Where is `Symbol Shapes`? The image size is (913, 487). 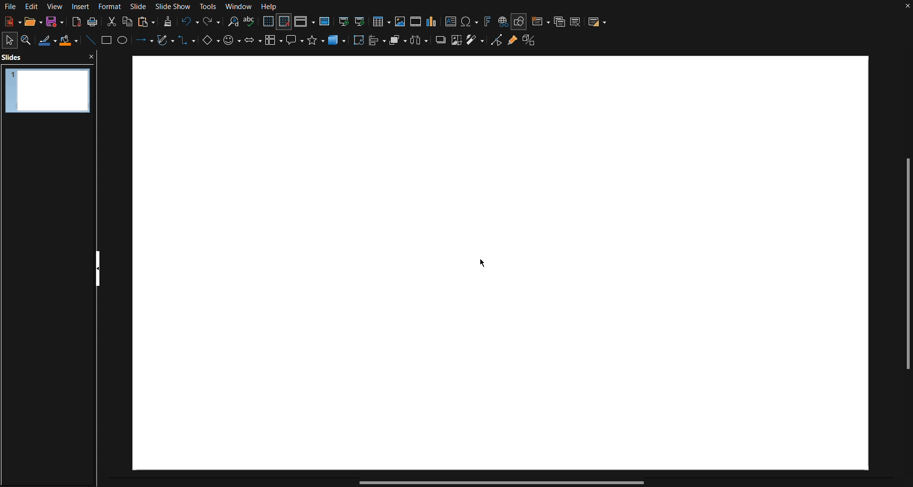 Symbol Shapes is located at coordinates (232, 43).